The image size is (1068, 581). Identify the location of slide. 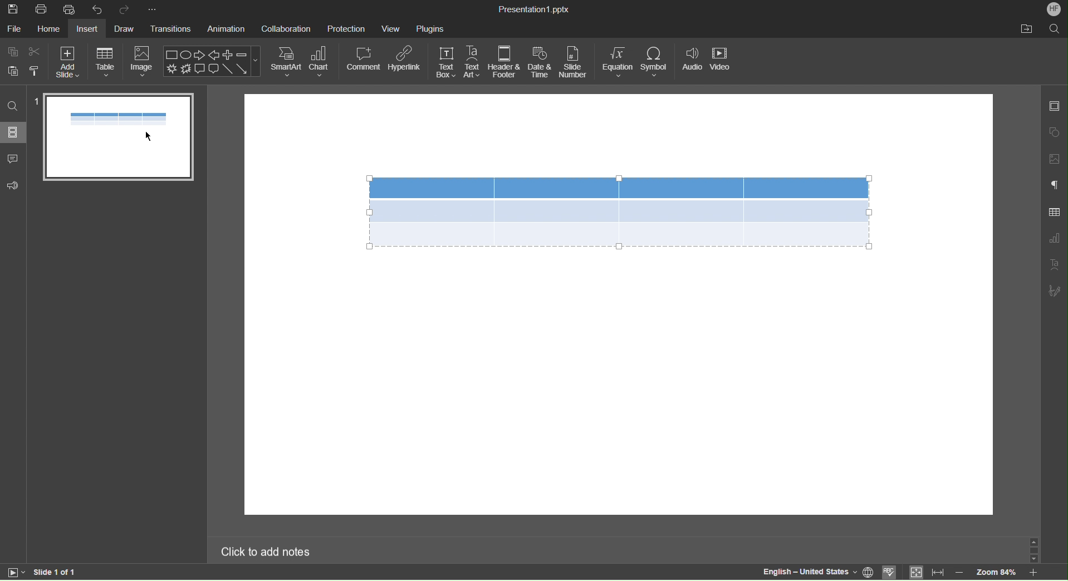
(119, 137).